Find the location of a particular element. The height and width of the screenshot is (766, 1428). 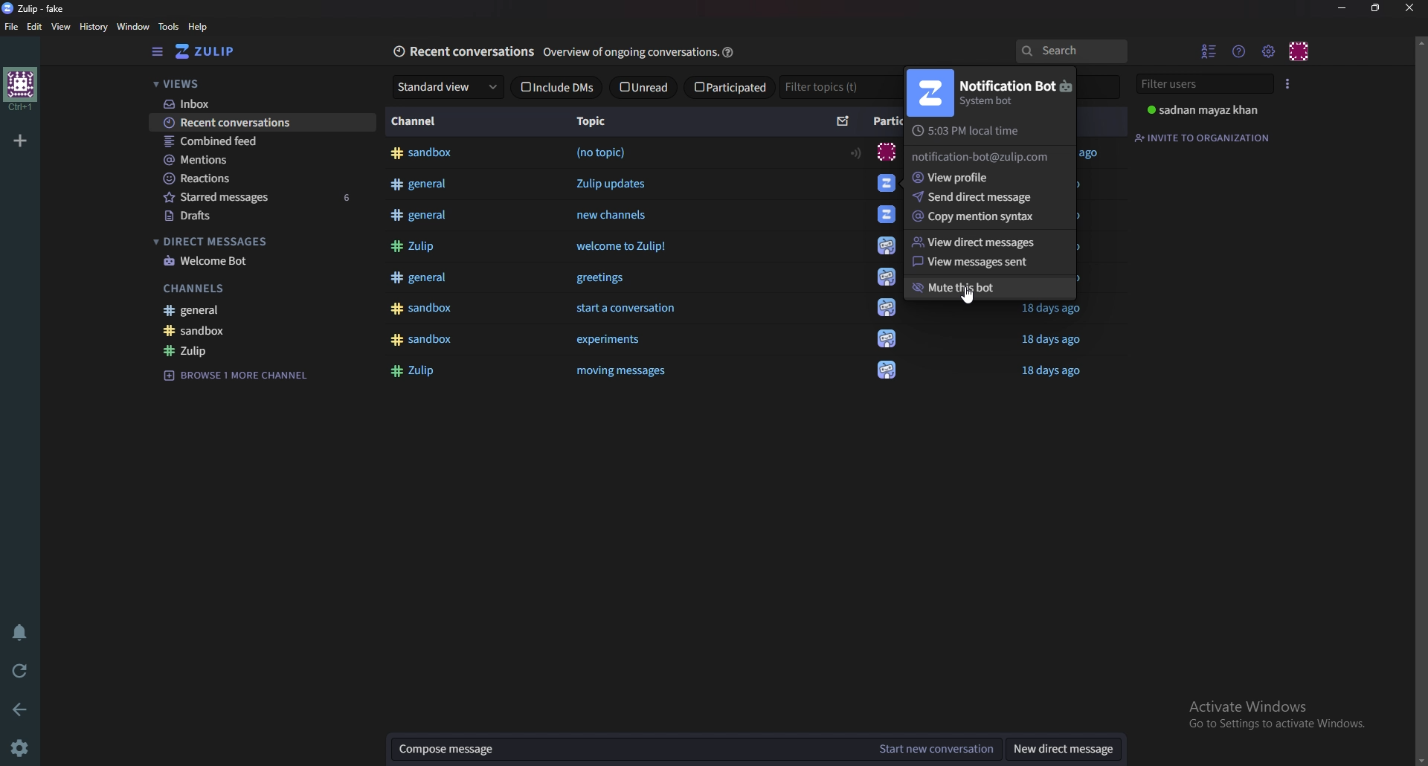

View messages sent is located at coordinates (976, 262).